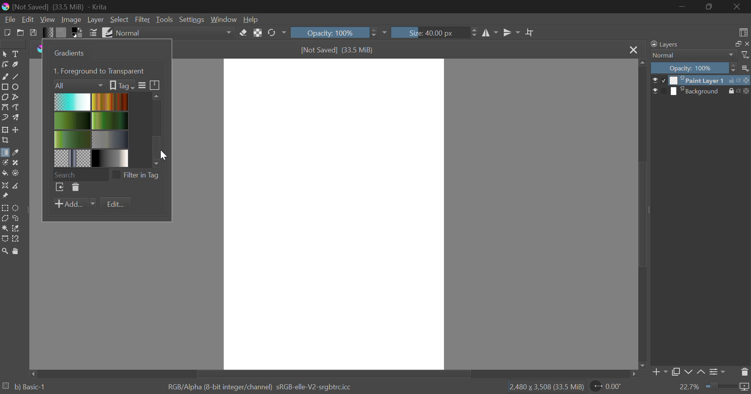  Describe the element at coordinates (15, 251) in the screenshot. I see `Pan` at that location.